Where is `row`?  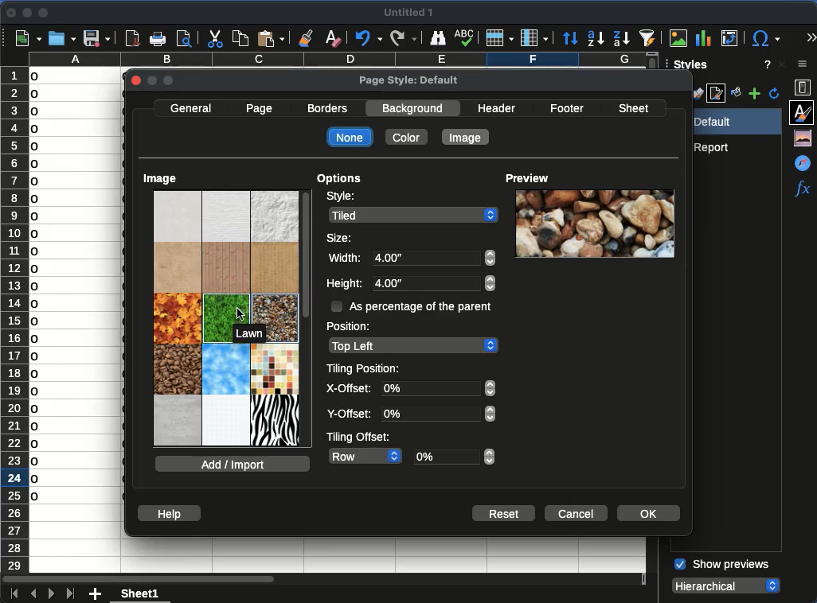
row is located at coordinates (500, 38).